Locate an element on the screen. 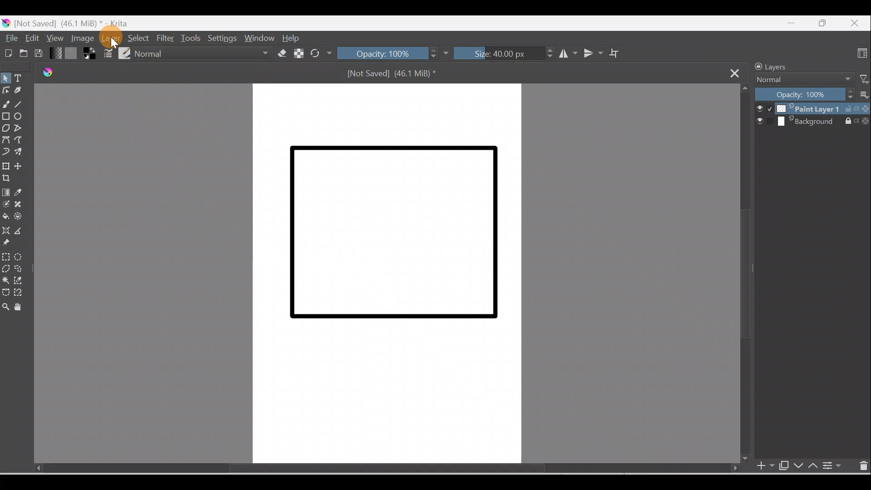 The image size is (871, 490). Dynamic brush tool is located at coordinates (5, 152).